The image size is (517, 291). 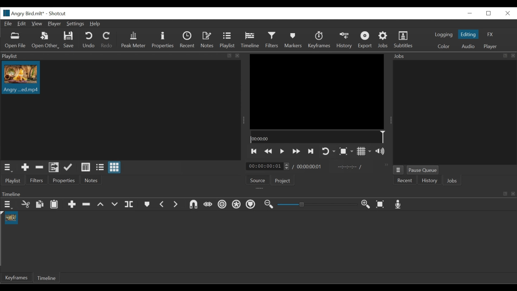 I want to click on Markers, so click(x=147, y=205).